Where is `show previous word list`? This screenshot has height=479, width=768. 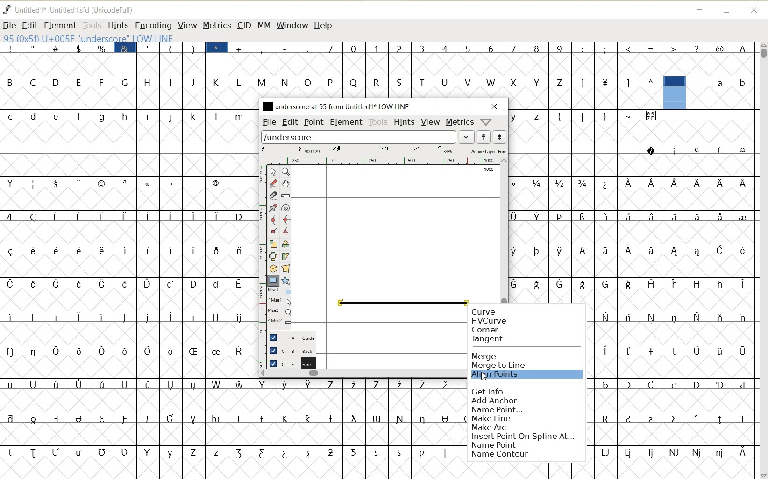
show previous word list is located at coordinates (484, 137).